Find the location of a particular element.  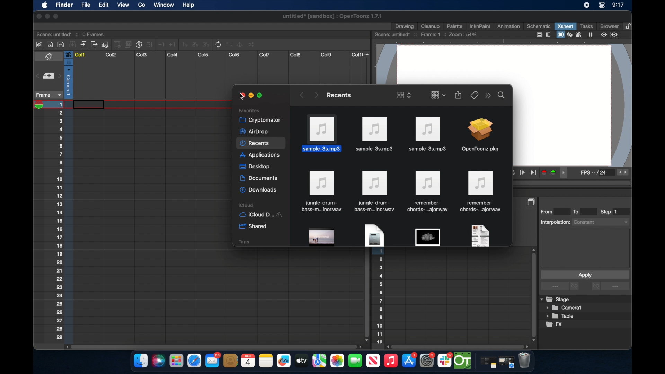

more options is located at coordinates (488, 96).